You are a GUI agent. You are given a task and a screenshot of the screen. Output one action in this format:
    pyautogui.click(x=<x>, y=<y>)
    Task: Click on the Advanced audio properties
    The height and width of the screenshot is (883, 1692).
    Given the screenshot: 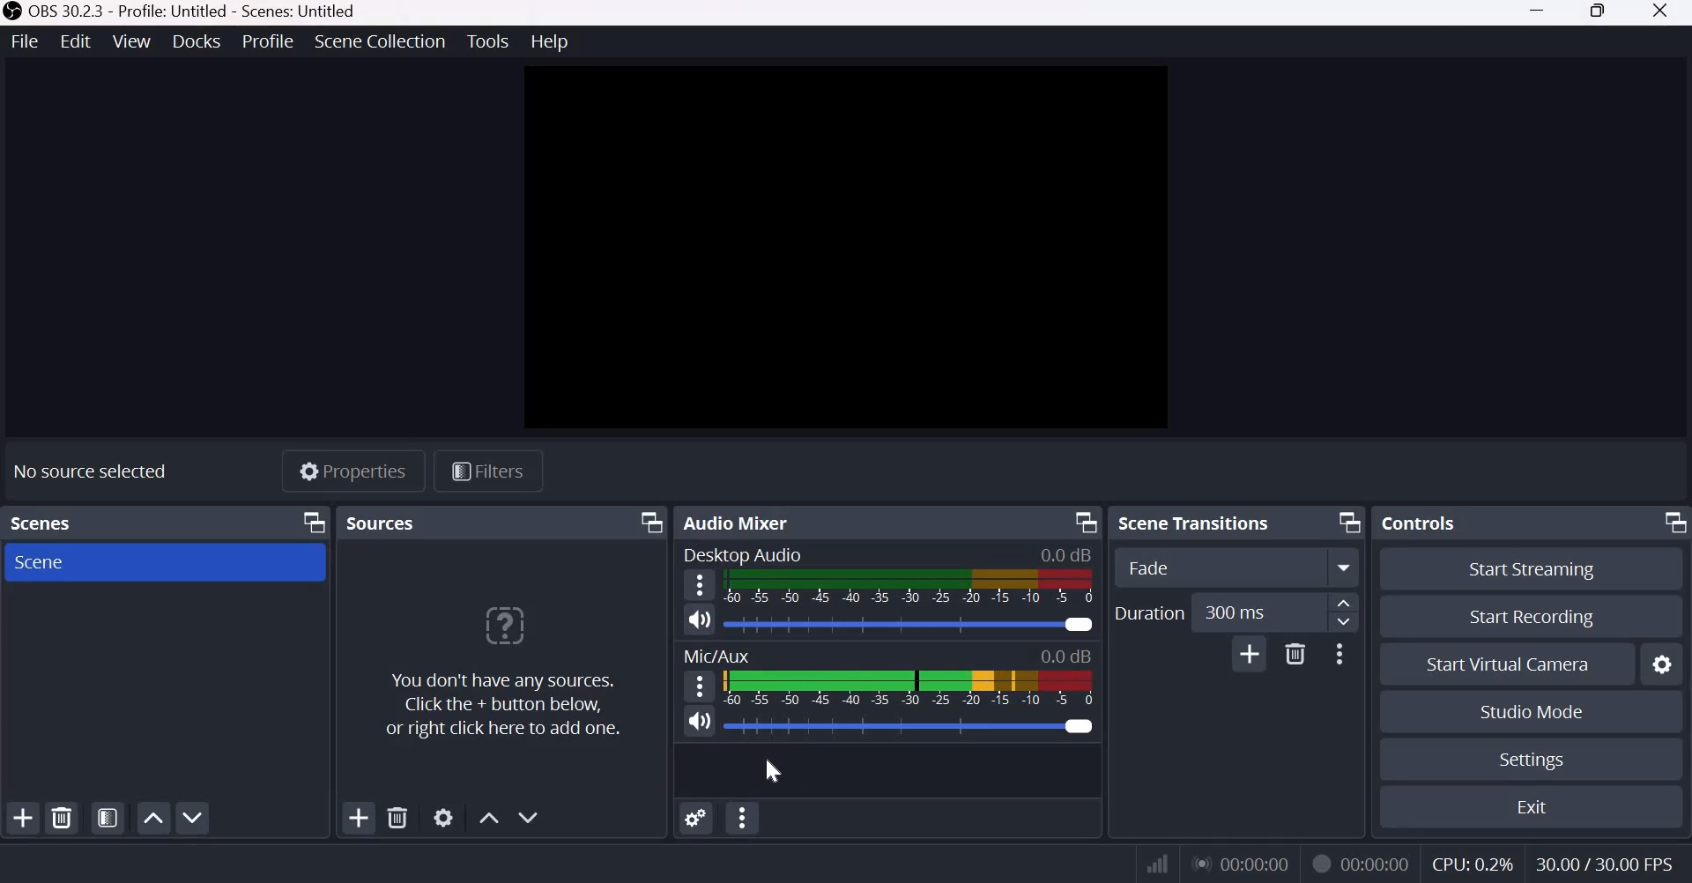 What is the action you would take?
    pyautogui.click(x=741, y=818)
    